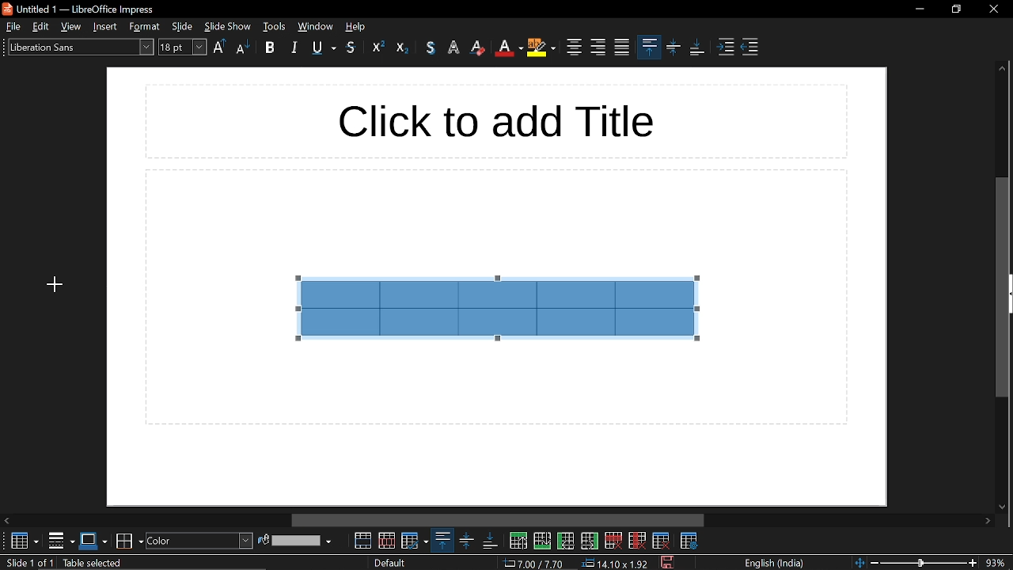  Describe the element at coordinates (543, 540) in the screenshot. I see `insert row below` at that location.